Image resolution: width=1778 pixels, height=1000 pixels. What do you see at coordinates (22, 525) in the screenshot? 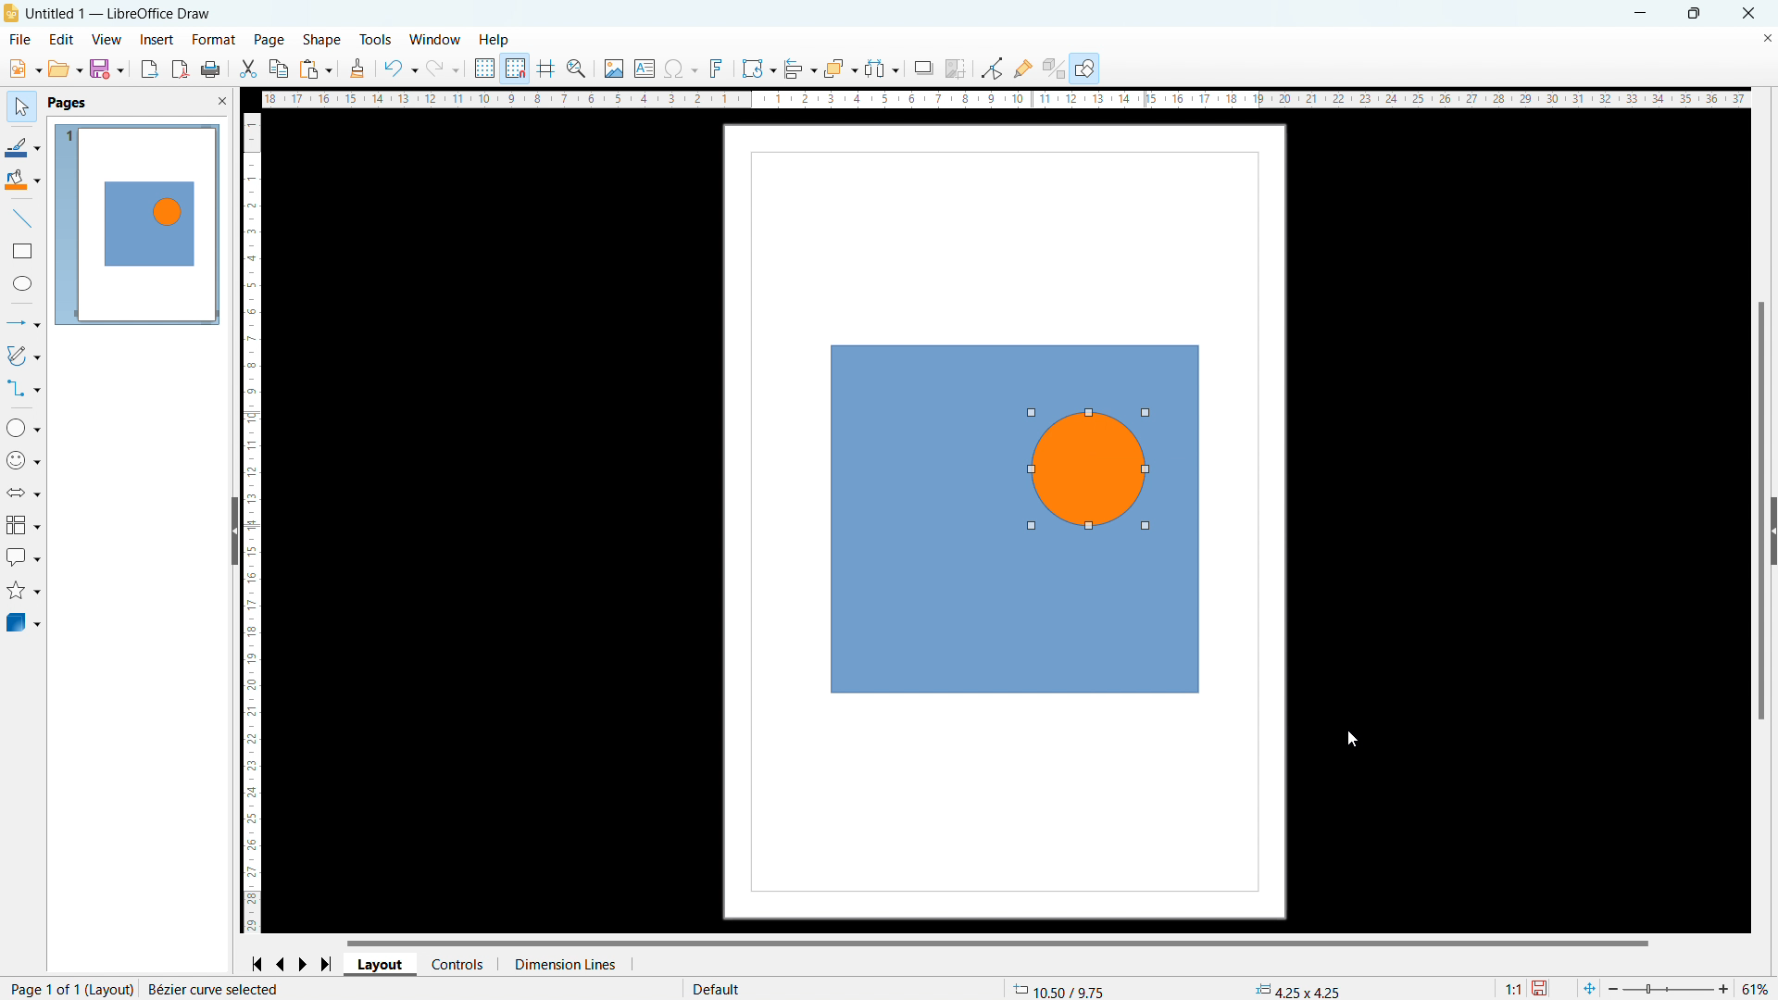
I see `flowchart` at bounding box center [22, 525].